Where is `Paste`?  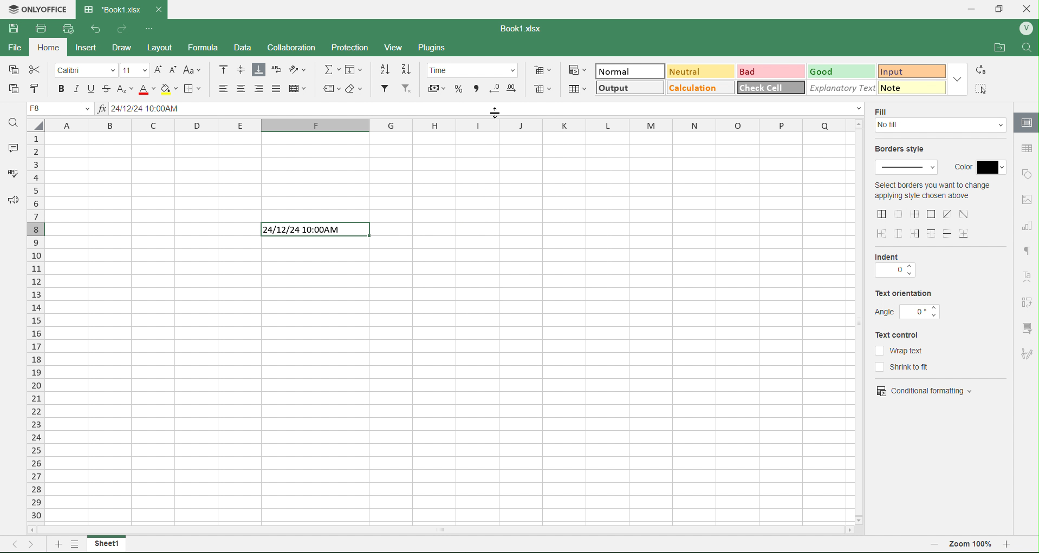 Paste is located at coordinates (14, 88).